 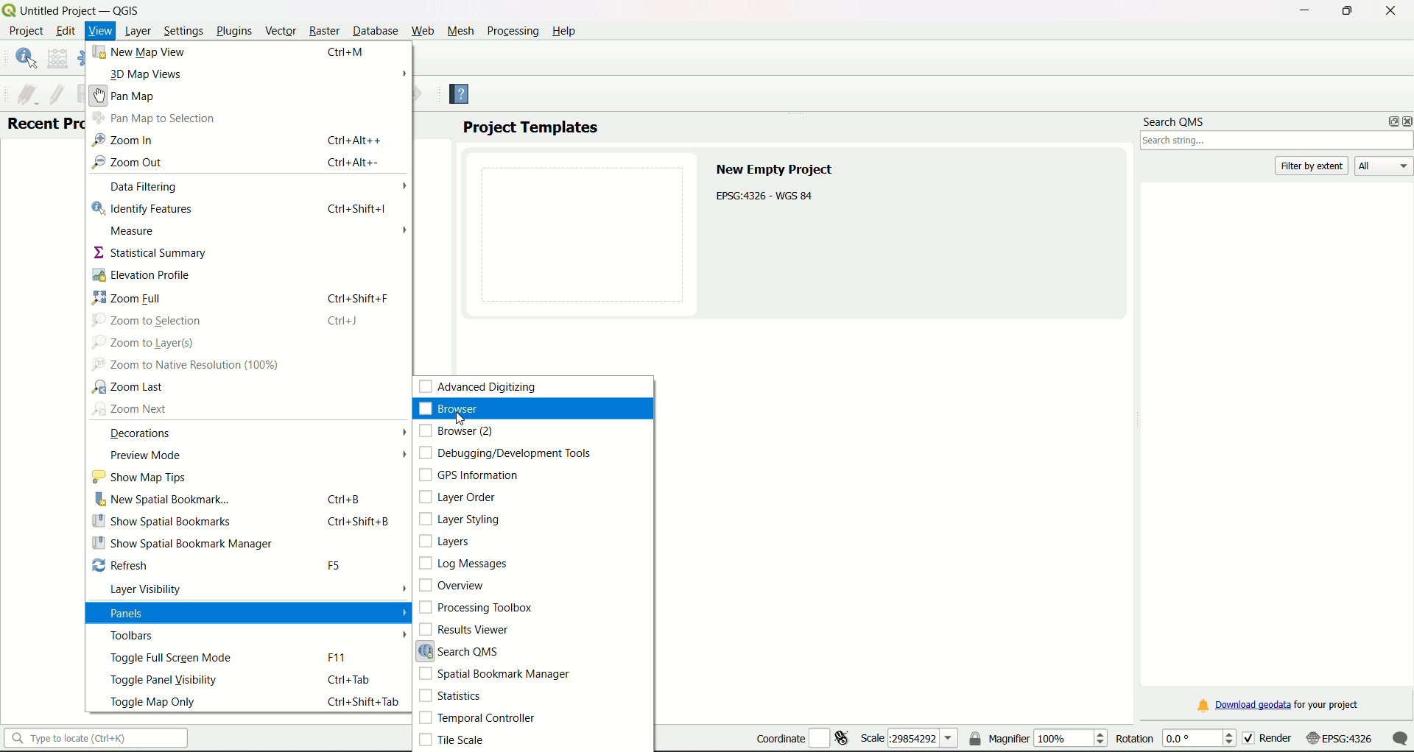 I want to click on tile scale, so click(x=456, y=741).